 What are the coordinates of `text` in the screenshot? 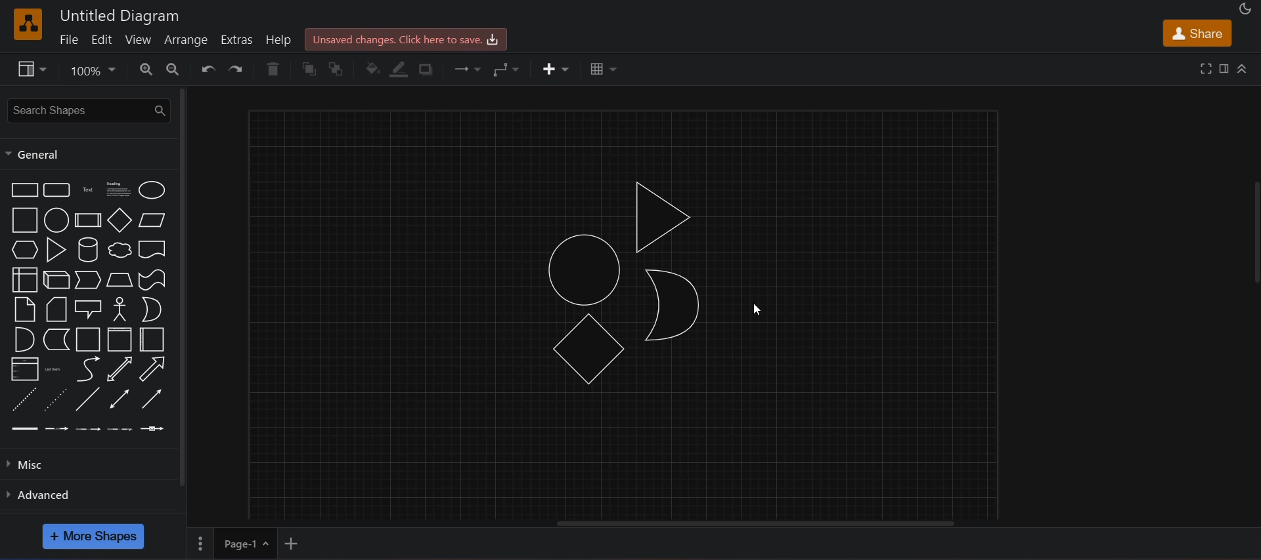 It's located at (87, 191).